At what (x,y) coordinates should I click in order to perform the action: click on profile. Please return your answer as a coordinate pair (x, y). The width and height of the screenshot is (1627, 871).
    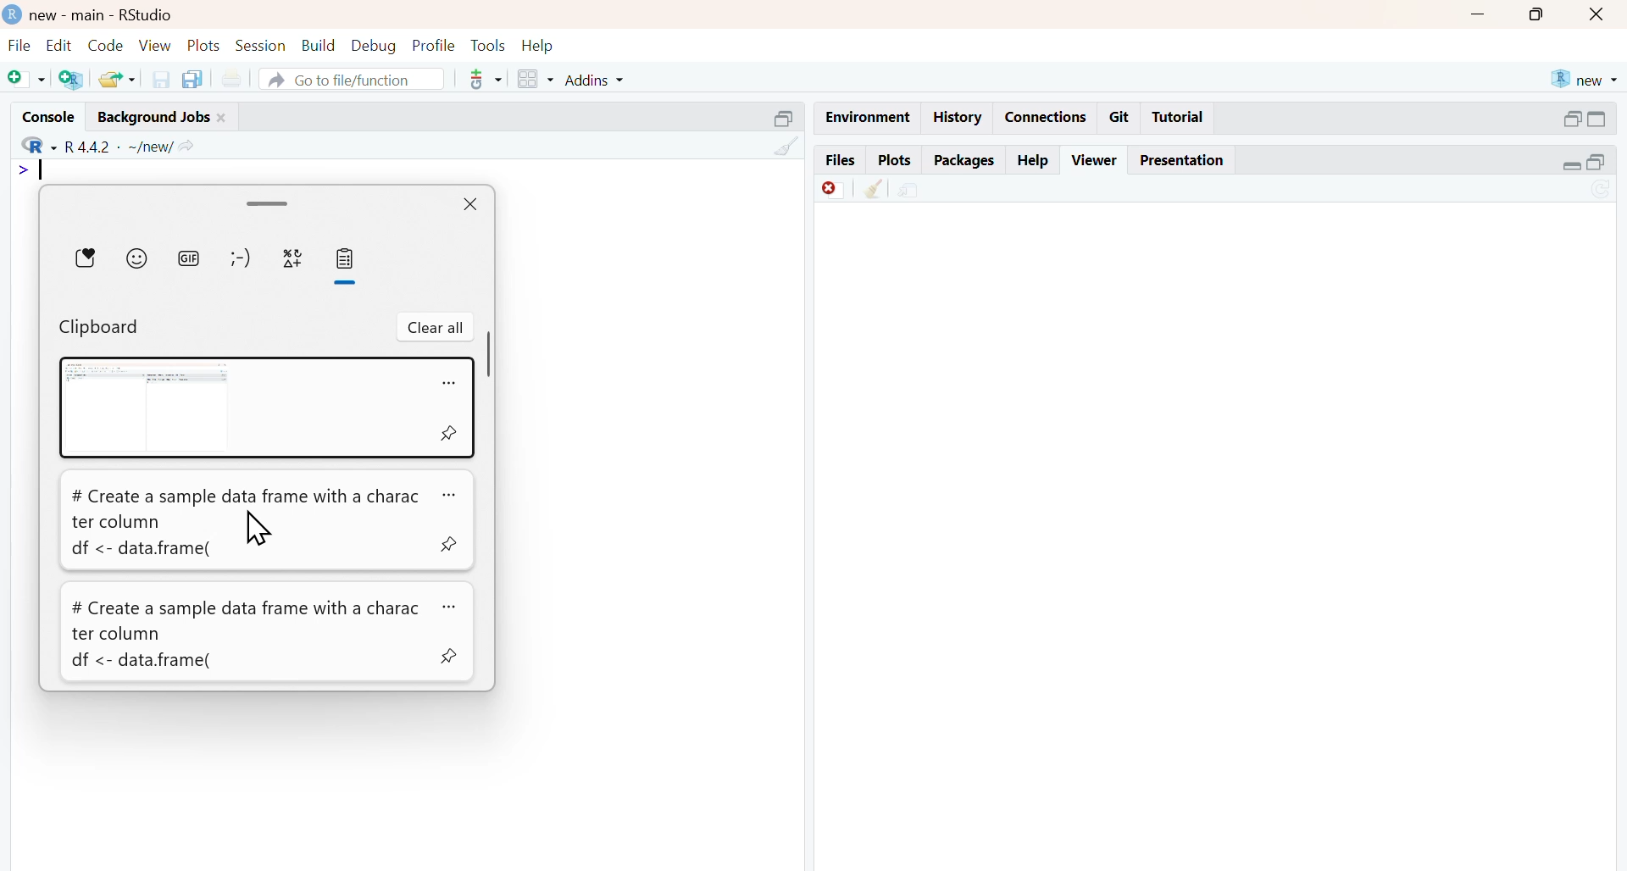
    Looking at the image, I should click on (435, 46).